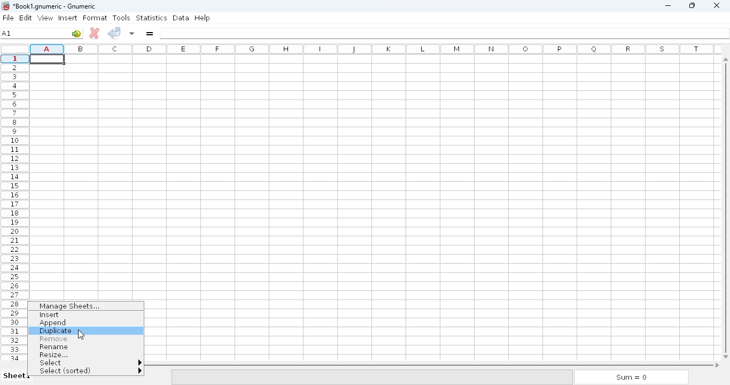  I want to click on select (sorted), so click(90, 371).